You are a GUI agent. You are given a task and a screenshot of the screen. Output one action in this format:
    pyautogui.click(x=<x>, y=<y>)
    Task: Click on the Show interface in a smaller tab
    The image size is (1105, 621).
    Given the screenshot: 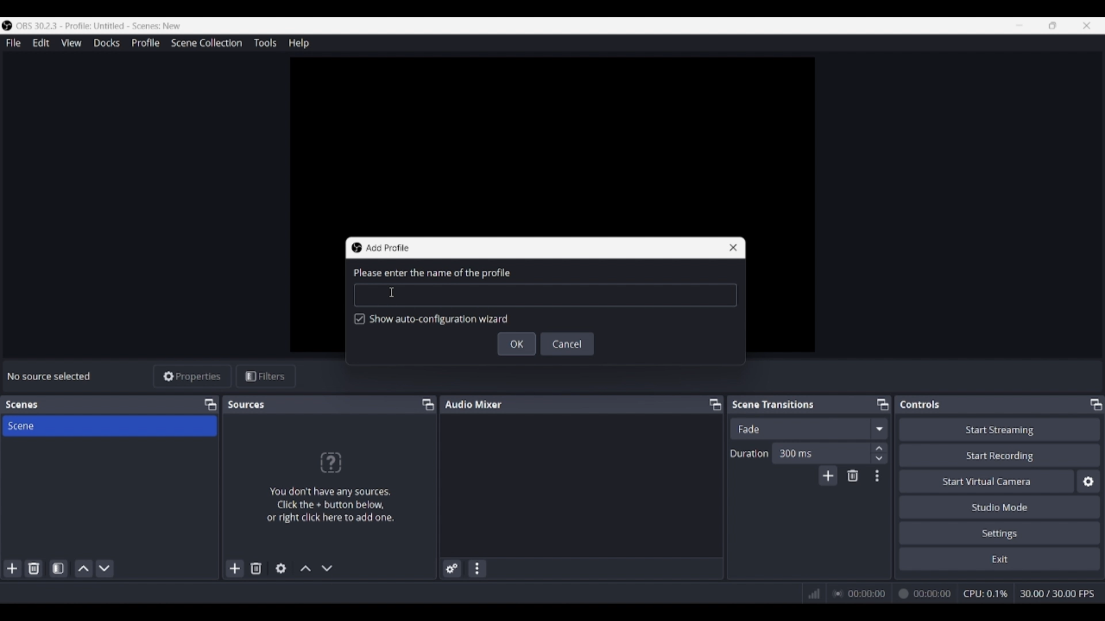 What is the action you would take?
    pyautogui.click(x=1053, y=25)
    